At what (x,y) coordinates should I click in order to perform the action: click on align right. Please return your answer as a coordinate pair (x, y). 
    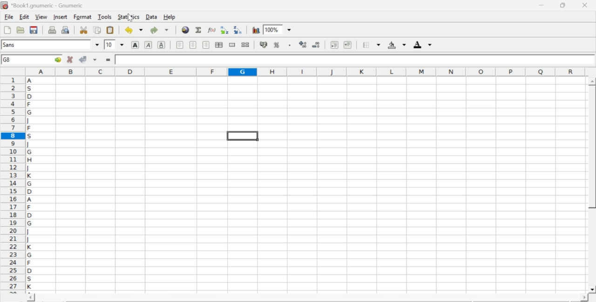
    Looking at the image, I should click on (206, 45).